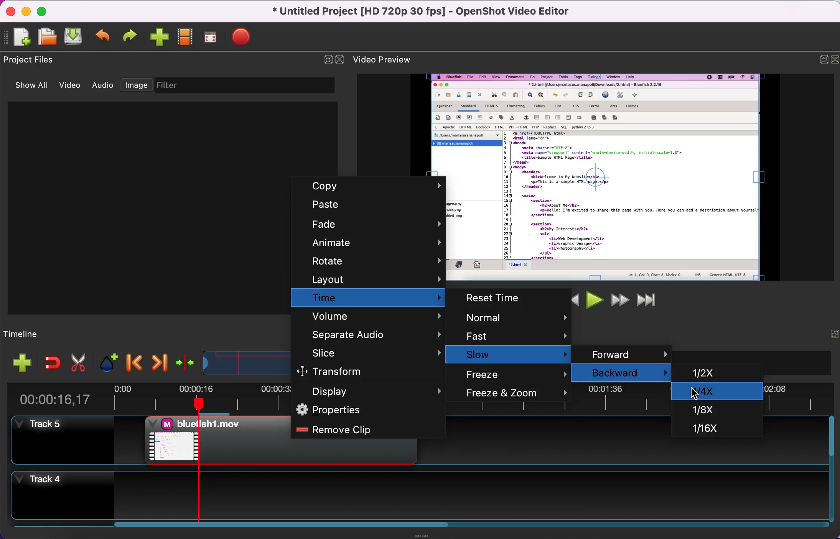 This screenshot has width=840, height=539. What do you see at coordinates (709, 372) in the screenshot?
I see `1/2x` at bounding box center [709, 372].